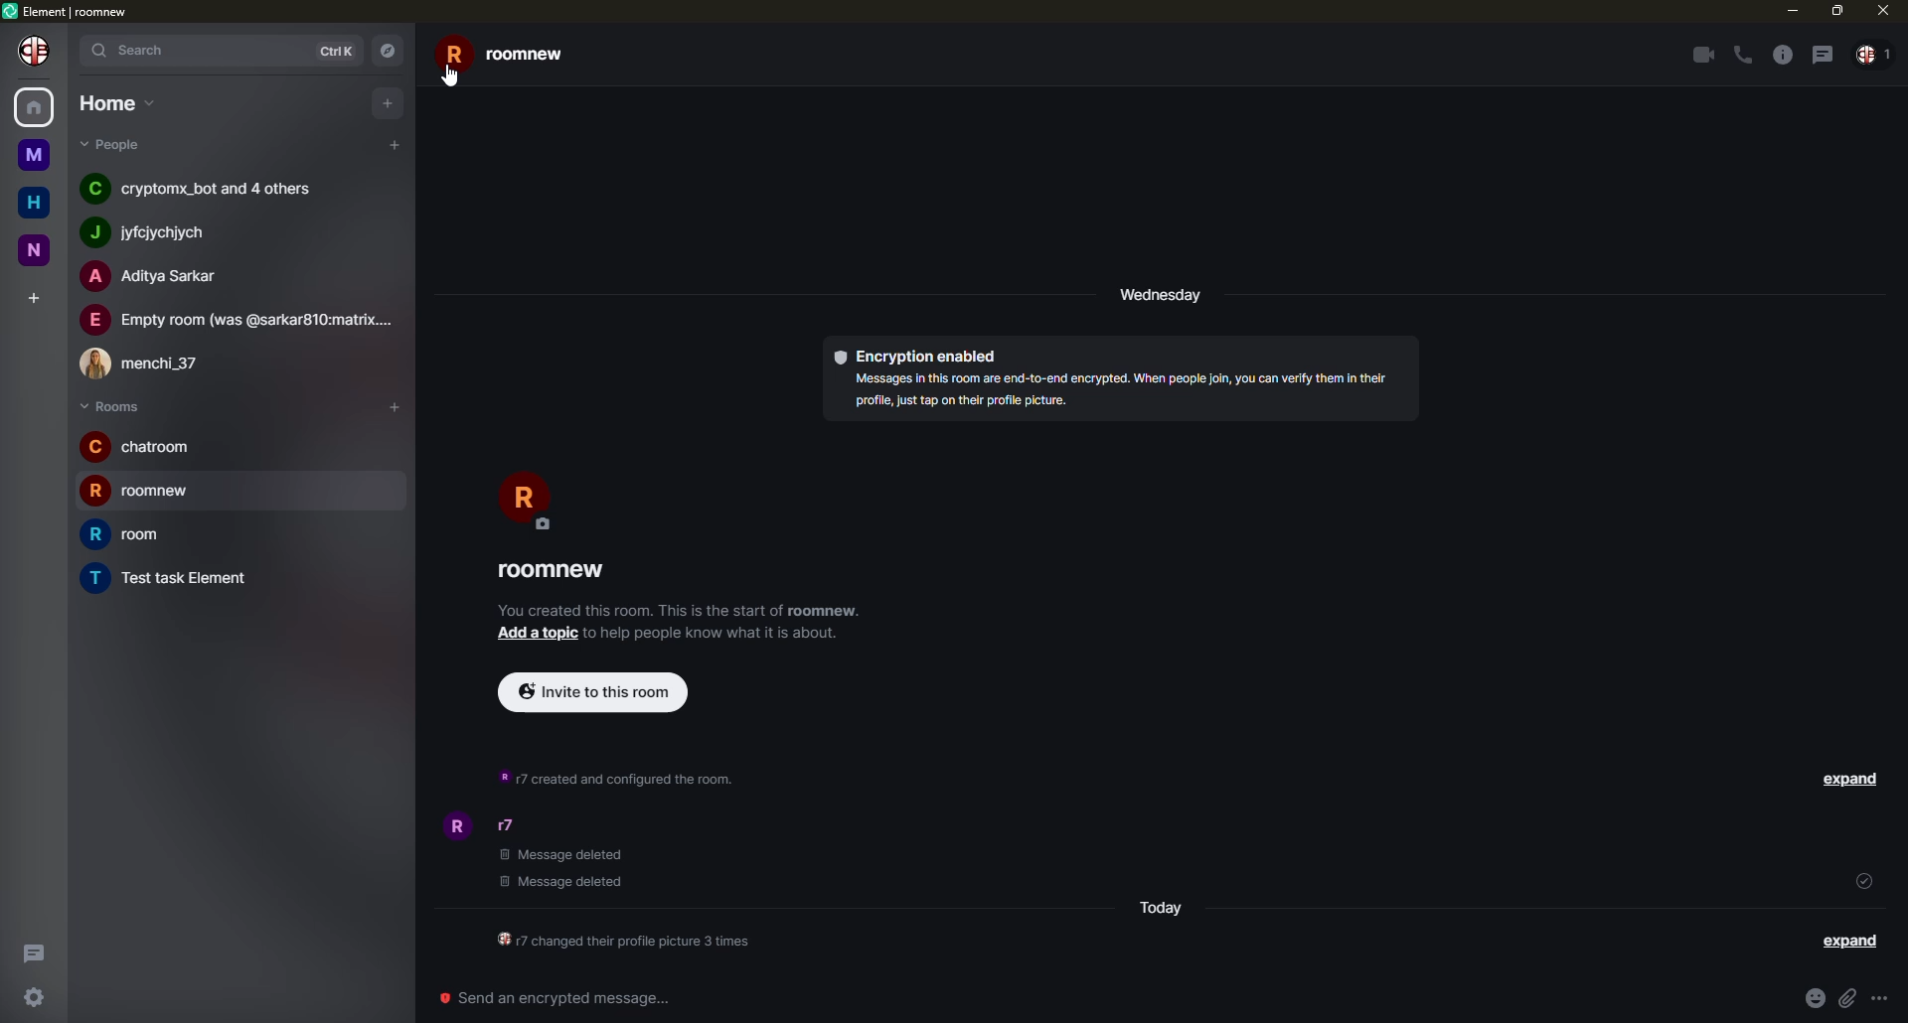 This screenshot has width=1908, height=1023. I want to click on ctrlK, so click(341, 49).